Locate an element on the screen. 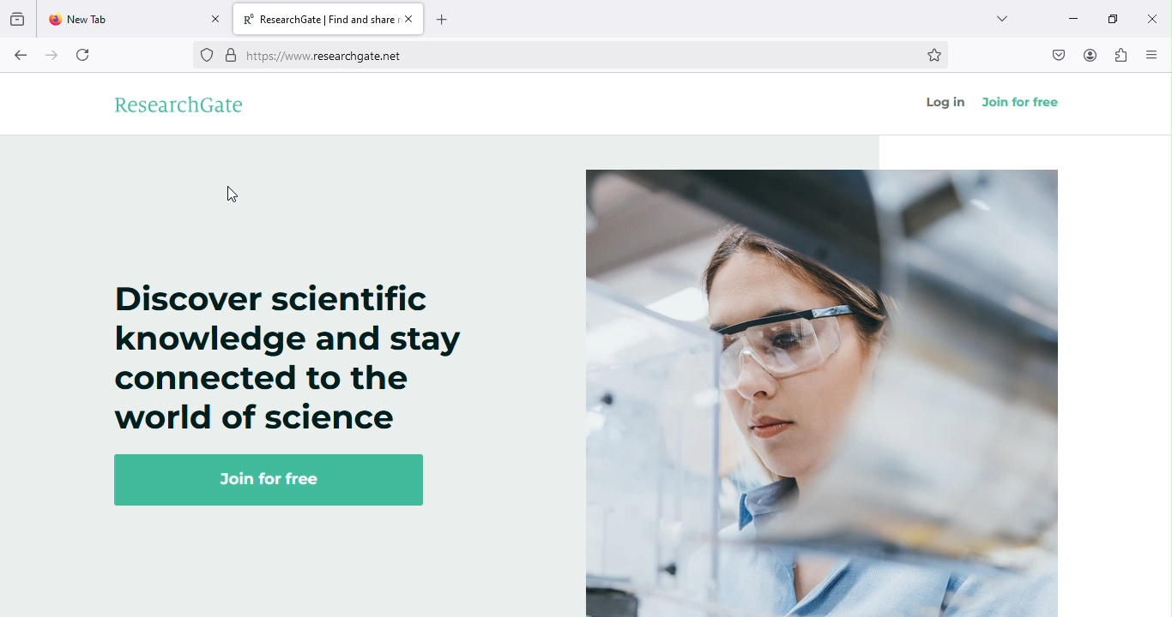 This screenshot has height=617, width=1172. refresh is located at coordinates (88, 56).